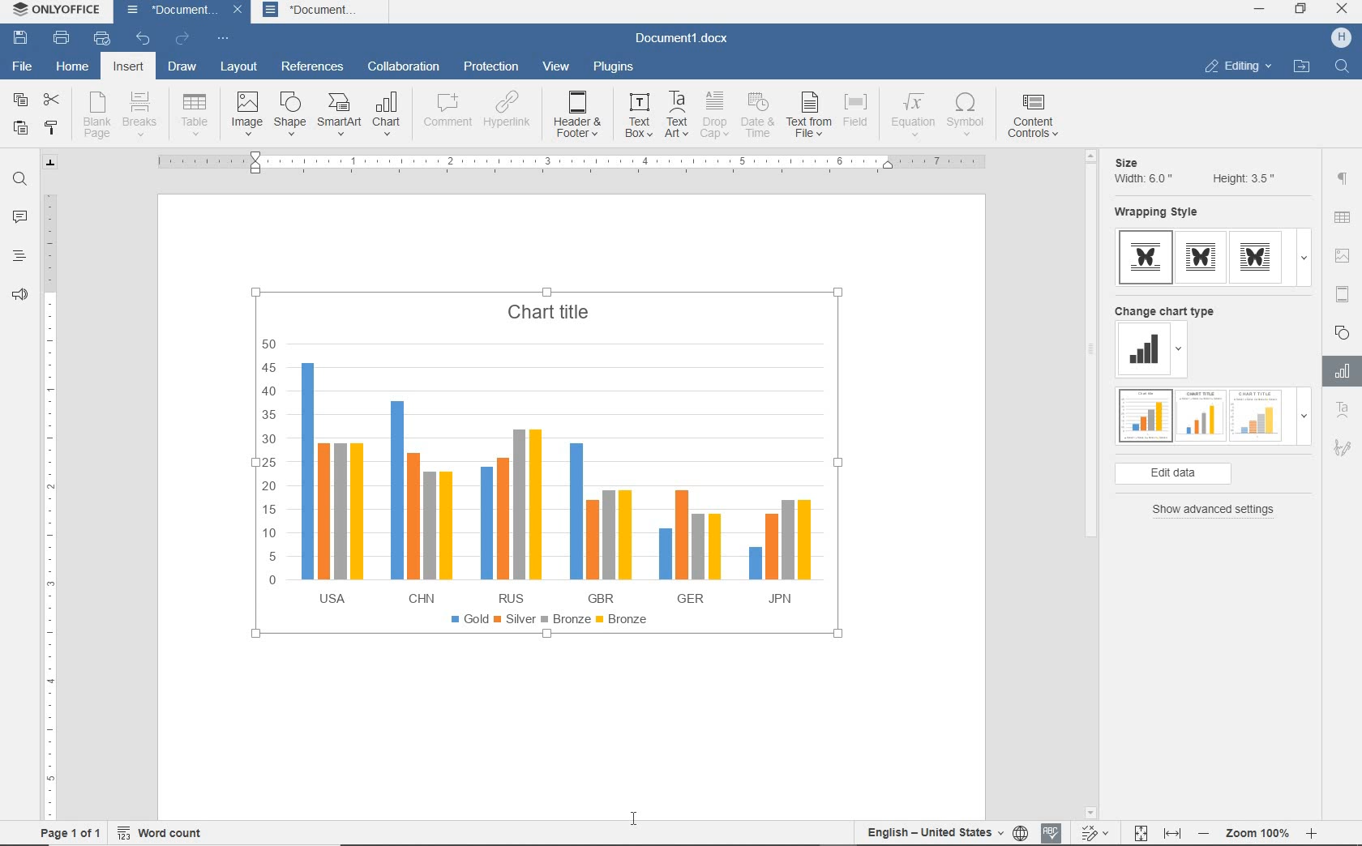 Image resolution: width=1362 pixels, height=846 pixels. I want to click on cut, so click(53, 98).